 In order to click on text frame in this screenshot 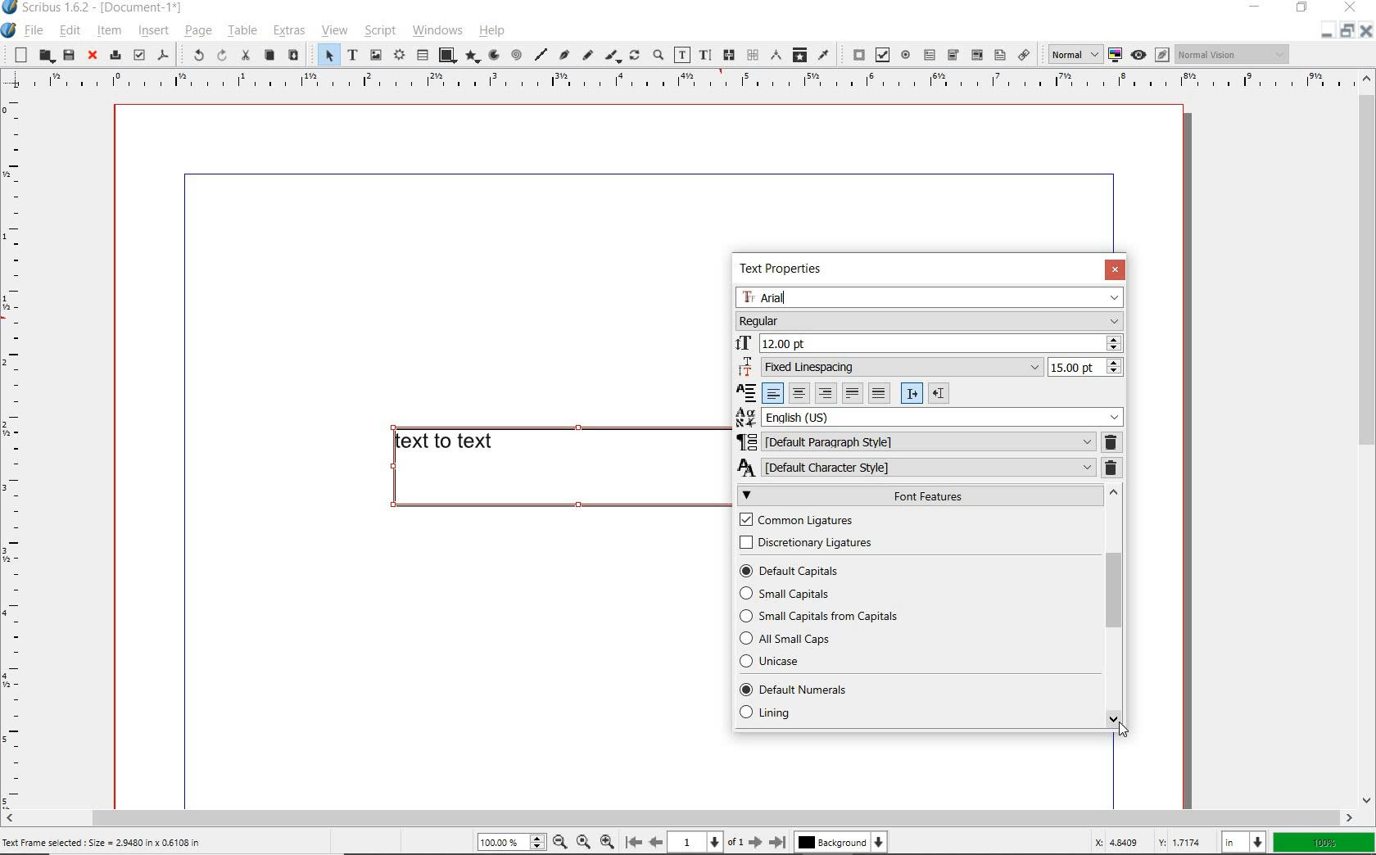, I will do `click(351, 56)`.